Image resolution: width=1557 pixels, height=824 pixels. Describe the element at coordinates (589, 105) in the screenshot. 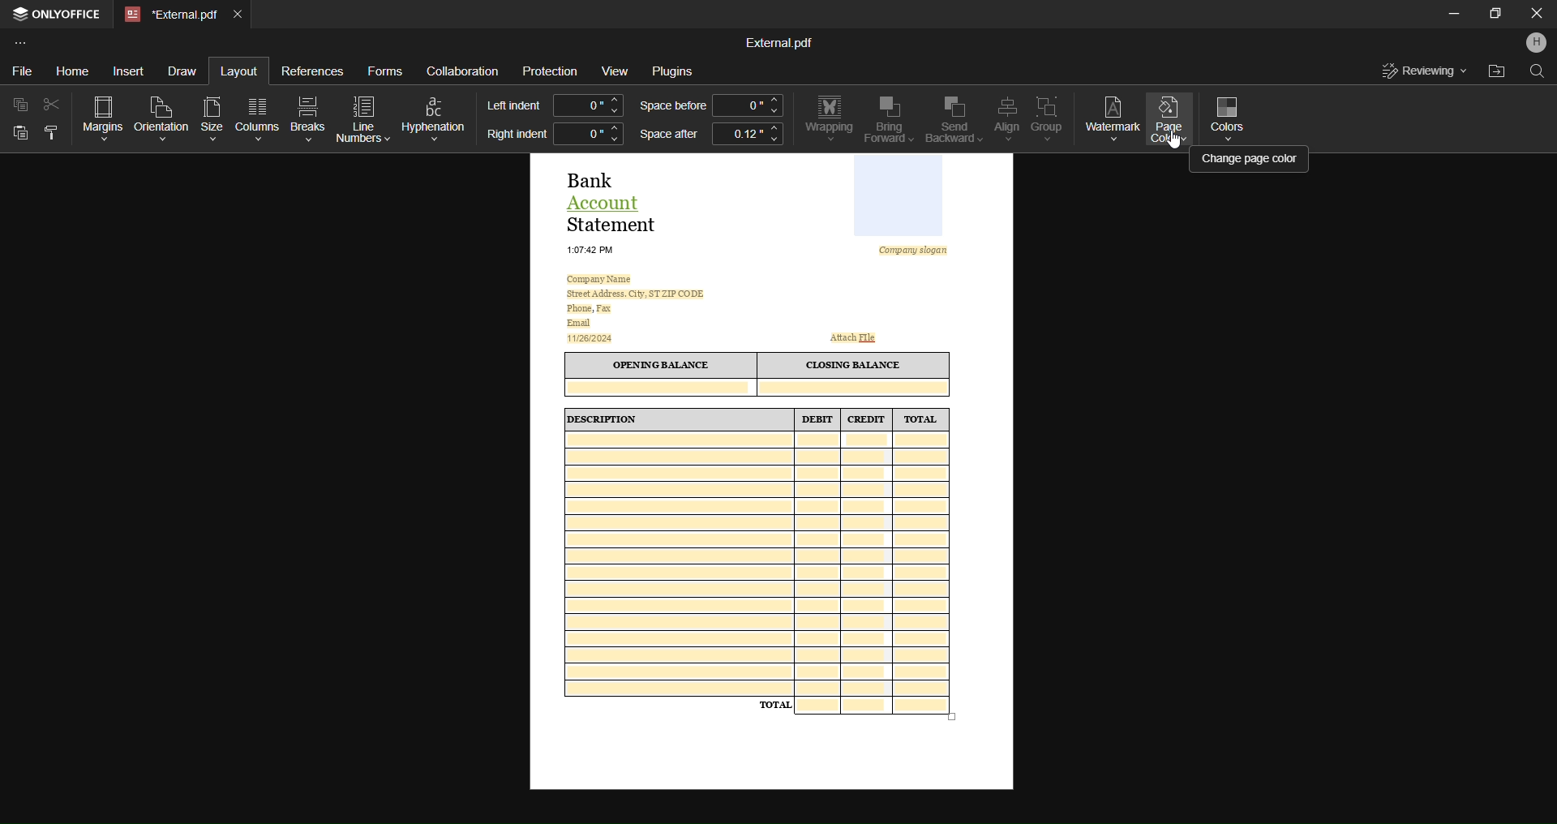

I see `Adjust Left Indent` at that location.